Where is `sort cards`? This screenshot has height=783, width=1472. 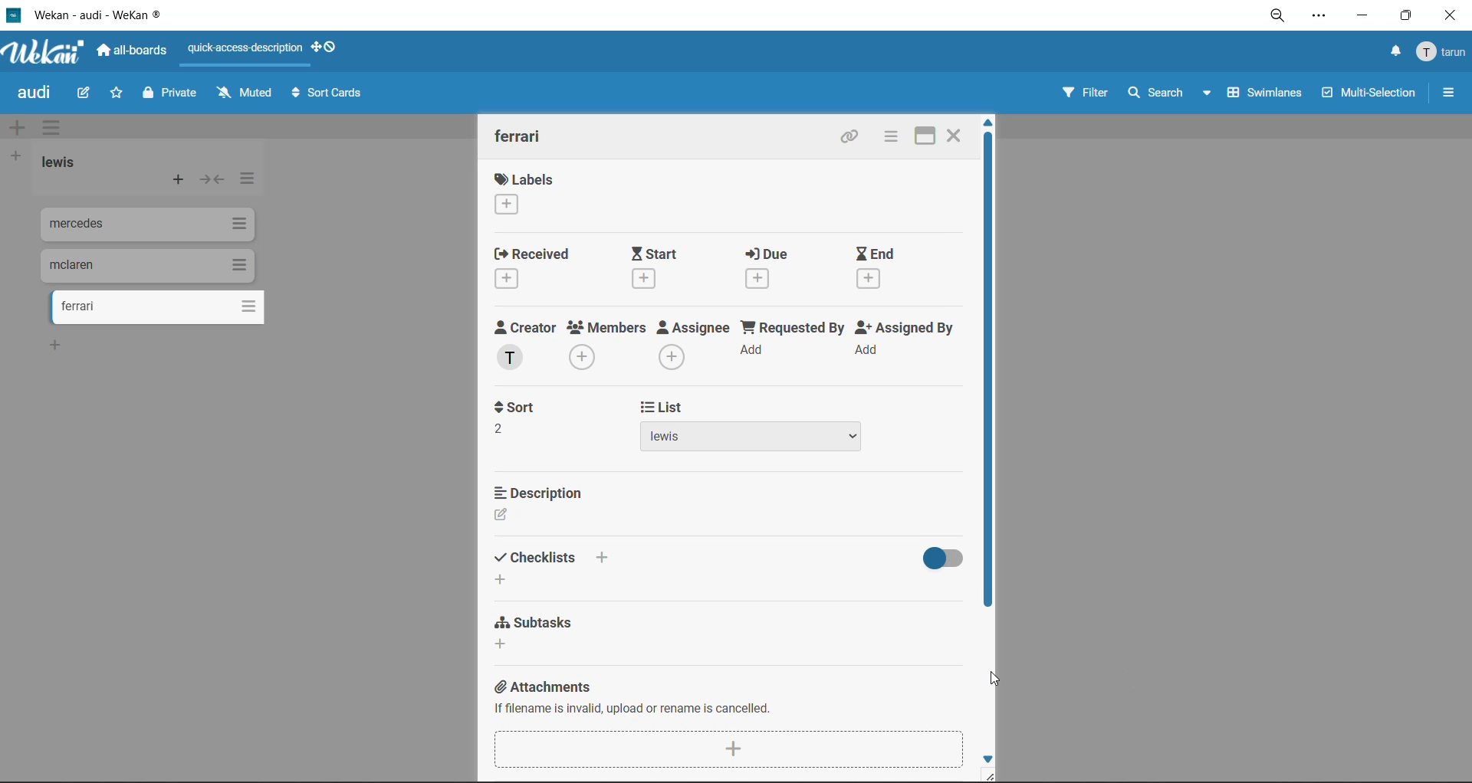 sort cards is located at coordinates (327, 96).